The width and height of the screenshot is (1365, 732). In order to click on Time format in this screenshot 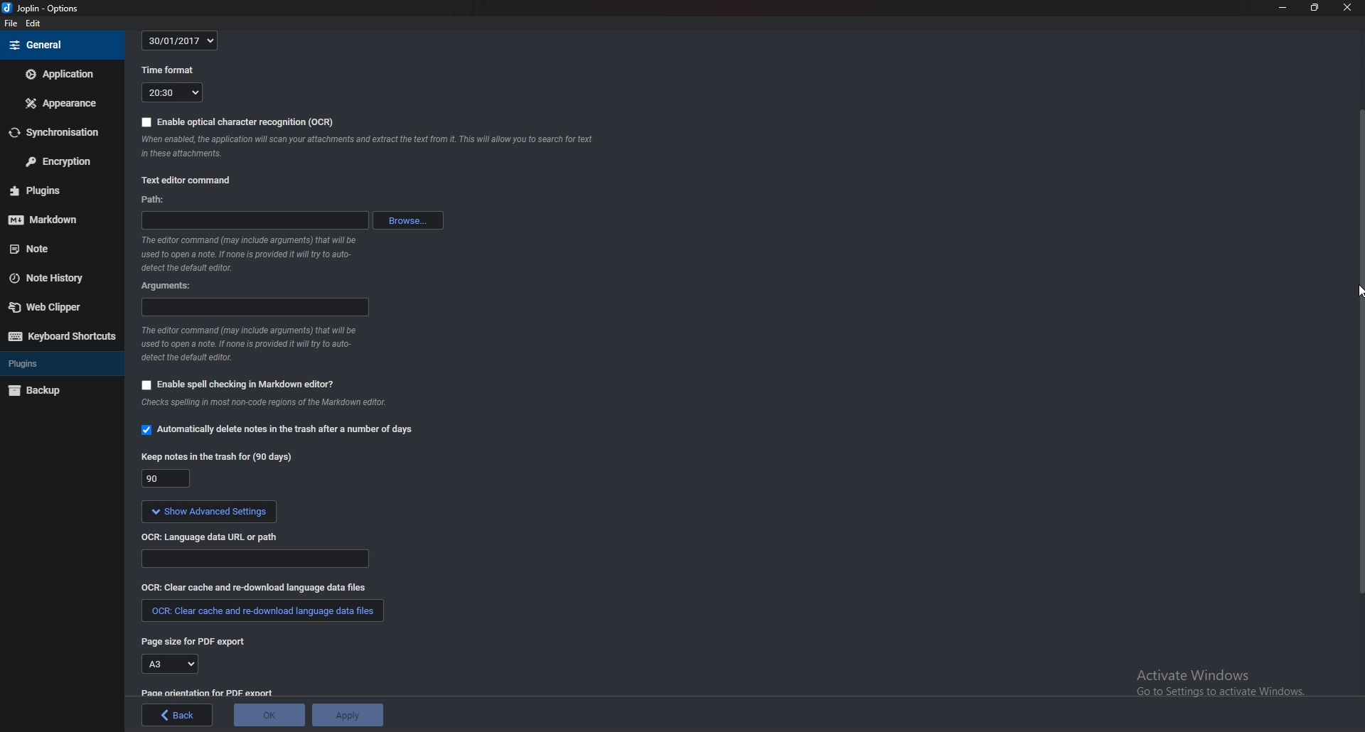, I will do `click(171, 70)`.